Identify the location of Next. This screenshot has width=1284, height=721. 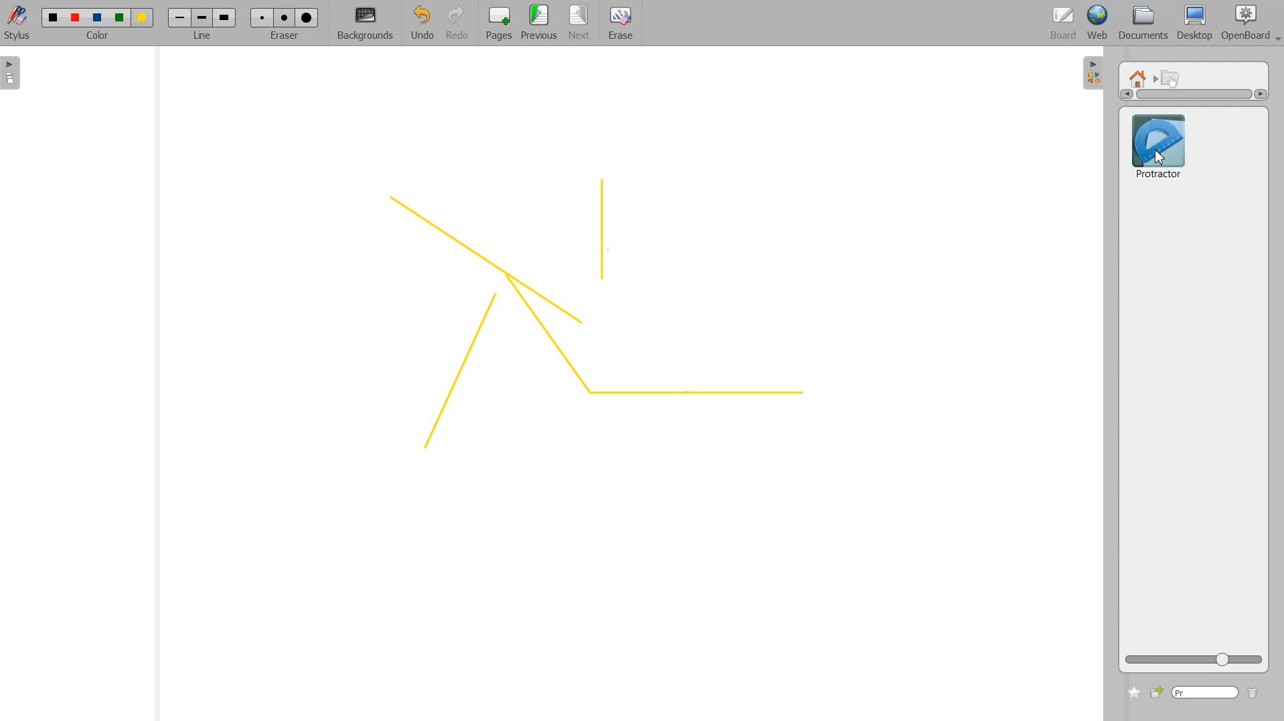
(580, 23).